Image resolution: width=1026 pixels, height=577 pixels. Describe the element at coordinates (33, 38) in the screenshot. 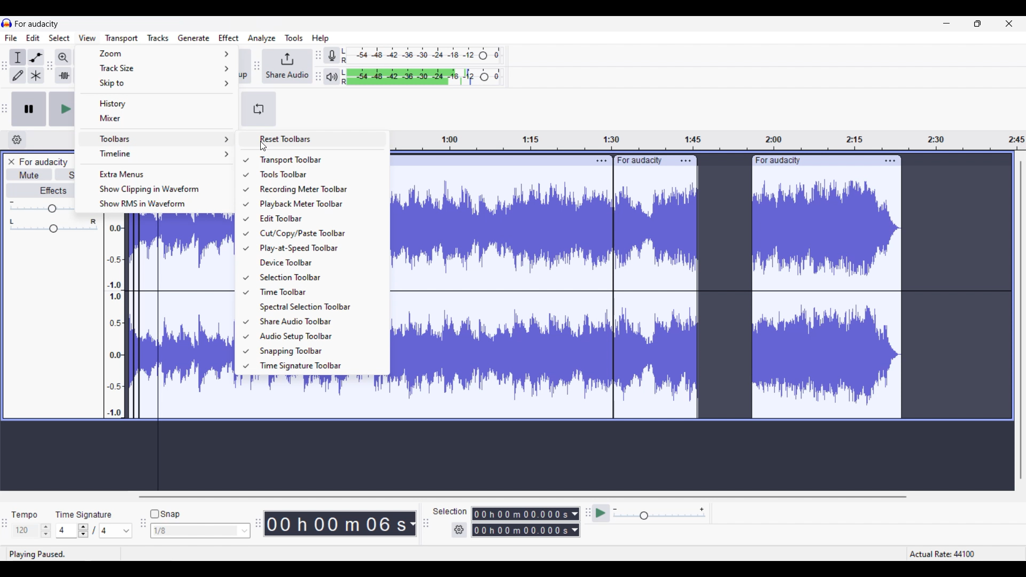

I see `Edit menu` at that location.